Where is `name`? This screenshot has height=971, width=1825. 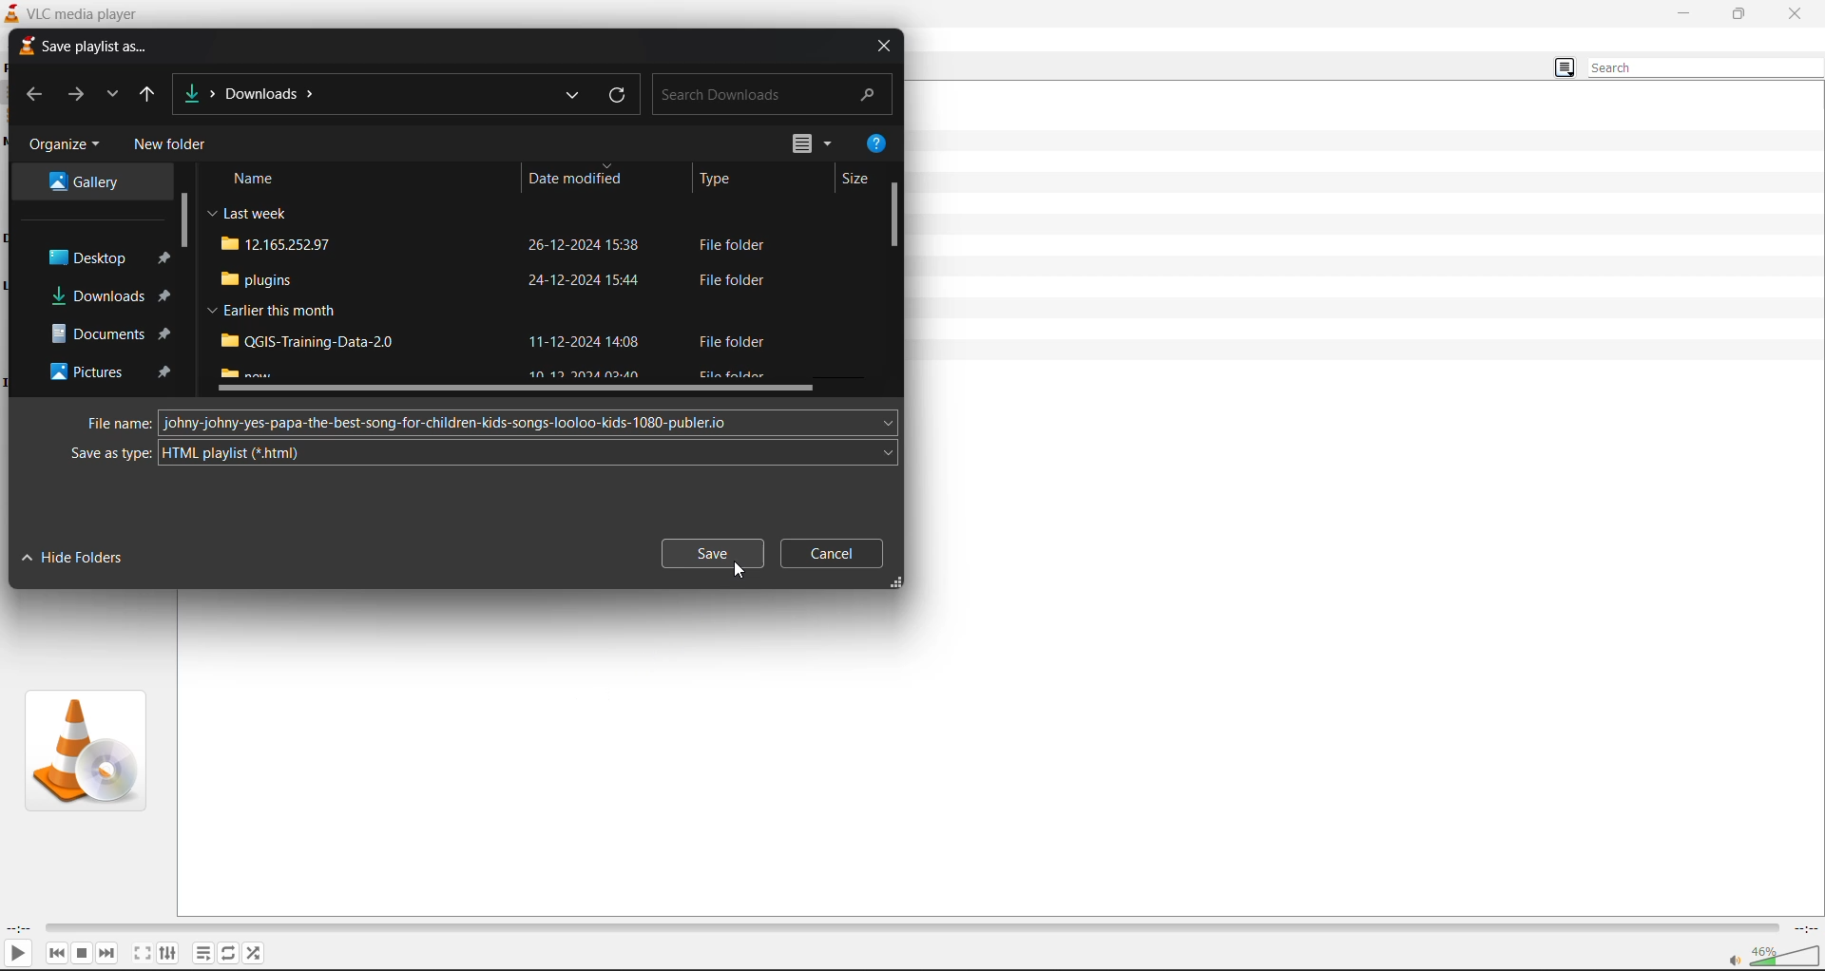 name is located at coordinates (250, 179).